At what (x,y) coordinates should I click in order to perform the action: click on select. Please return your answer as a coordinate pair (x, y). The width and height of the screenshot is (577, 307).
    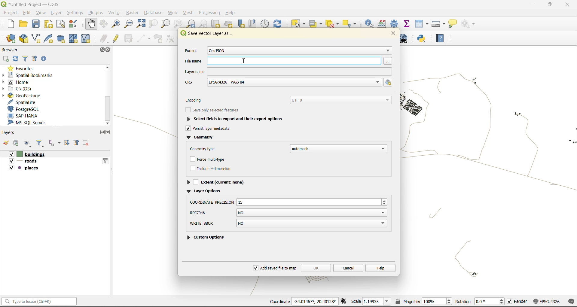
    Looking at the image, I should click on (297, 24).